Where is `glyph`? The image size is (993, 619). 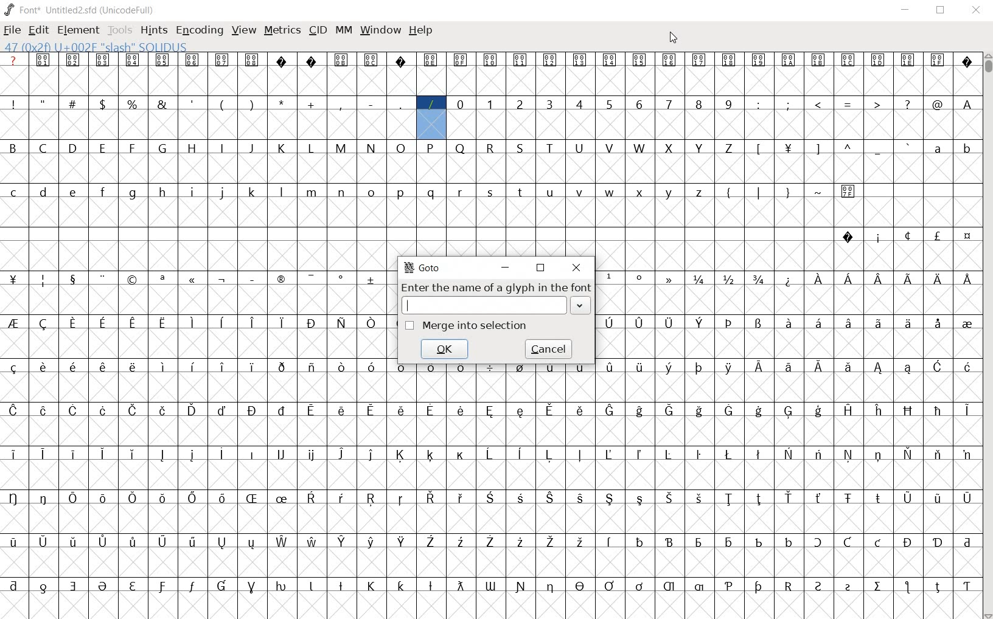
glyph is located at coordinates (279, 279).